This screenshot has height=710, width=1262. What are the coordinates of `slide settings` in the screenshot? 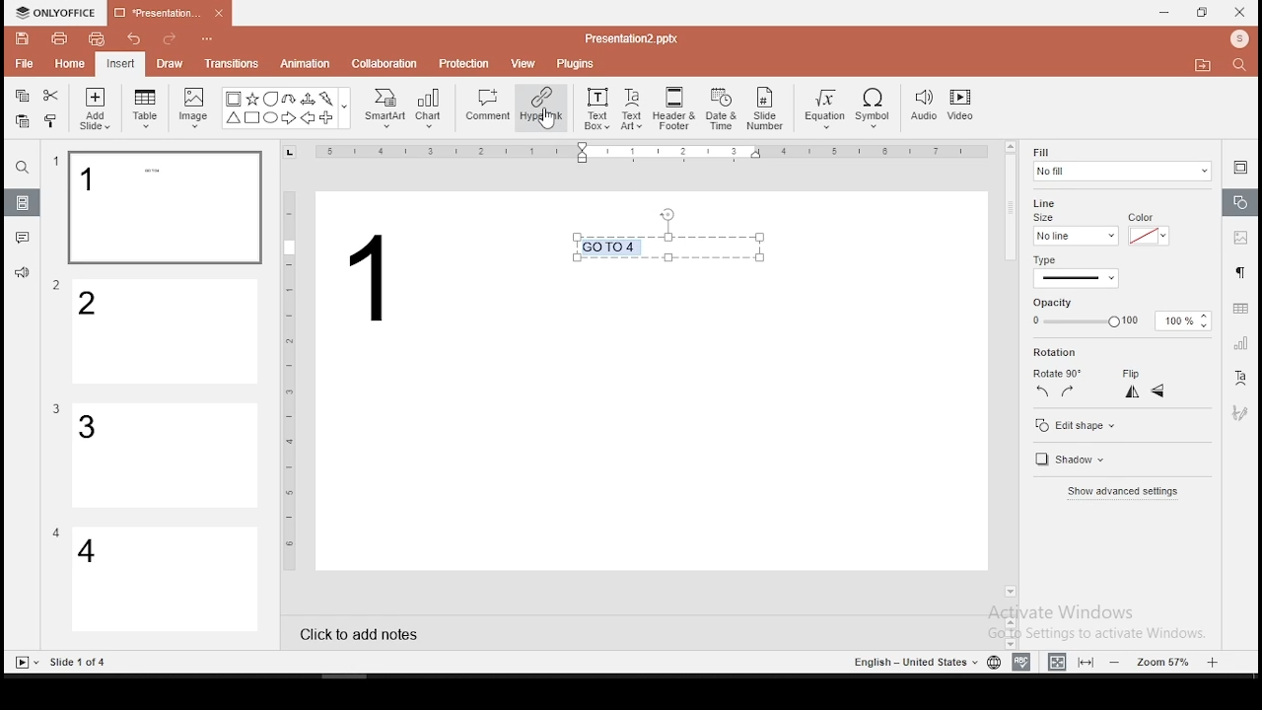 It's located at (1240, 167).